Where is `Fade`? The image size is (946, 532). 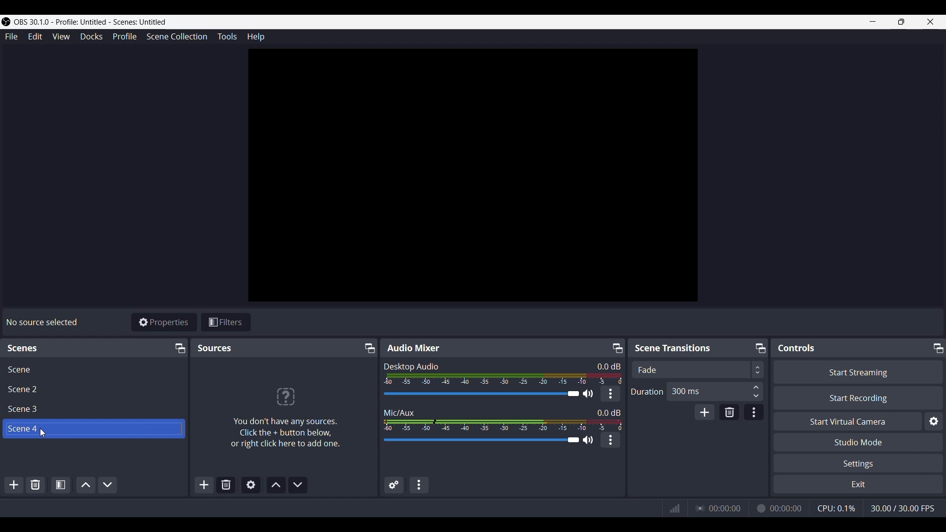
Fade is located at coordinates (647, 370).